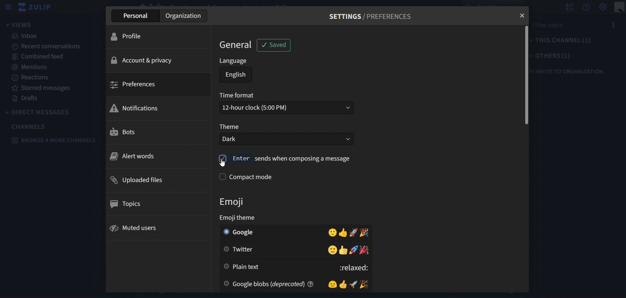 Image resolution: width=626 pixels, height=298 pixels. What do you see at coordinates (351, 266) in the screenshot?
I see `; released` at bounding box center [351, 266].